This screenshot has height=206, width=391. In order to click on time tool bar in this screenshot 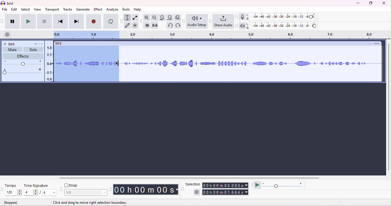, I will do `click(111, 189)`.